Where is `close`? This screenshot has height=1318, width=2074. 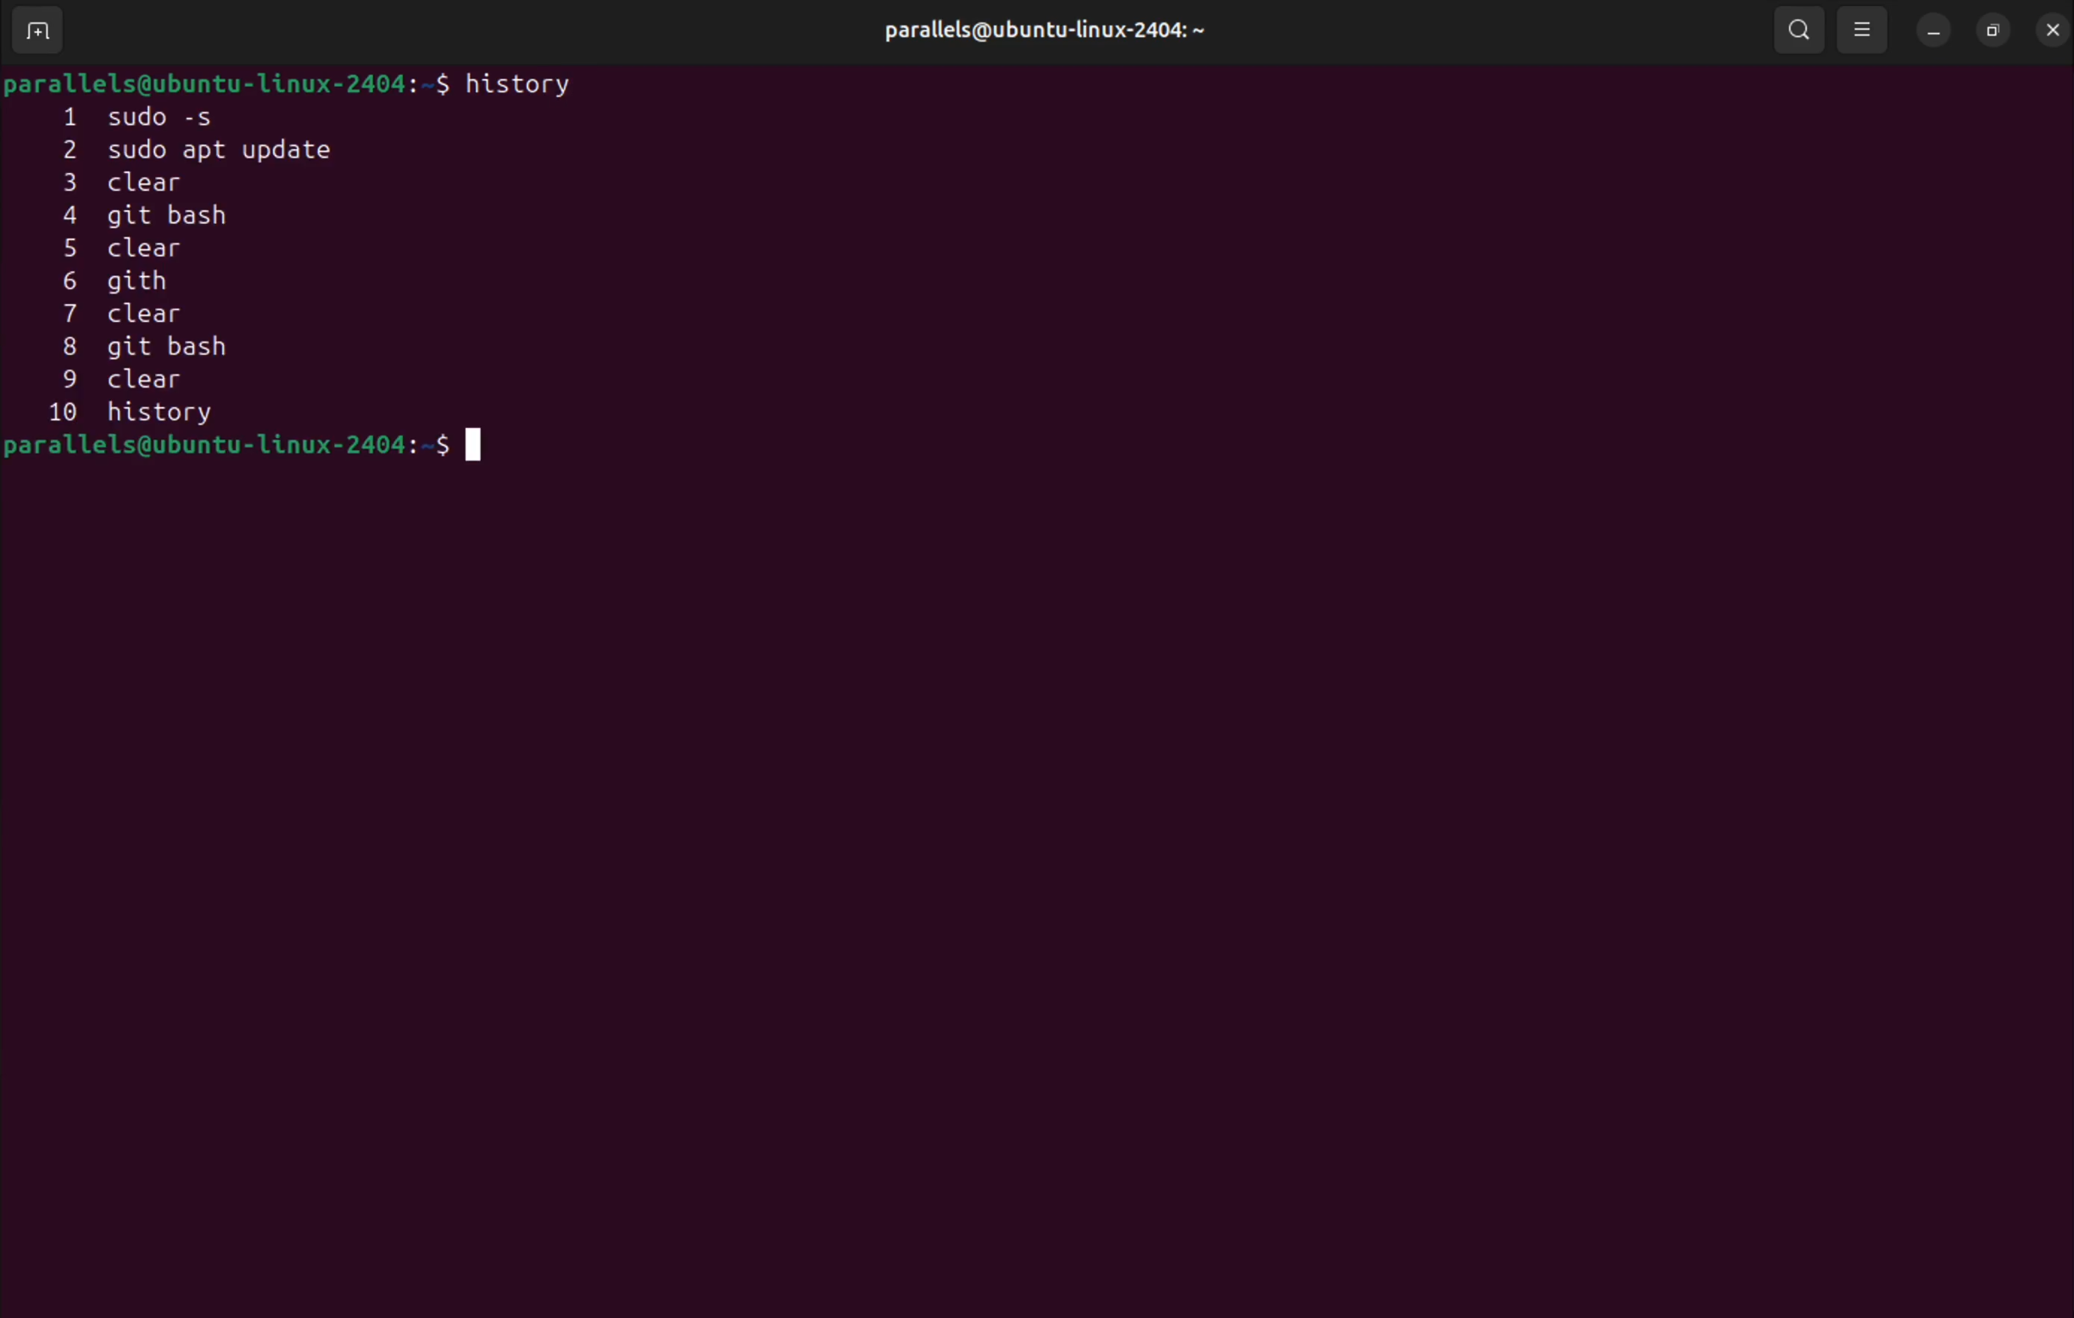 close is located at coordinates (2052, 24).